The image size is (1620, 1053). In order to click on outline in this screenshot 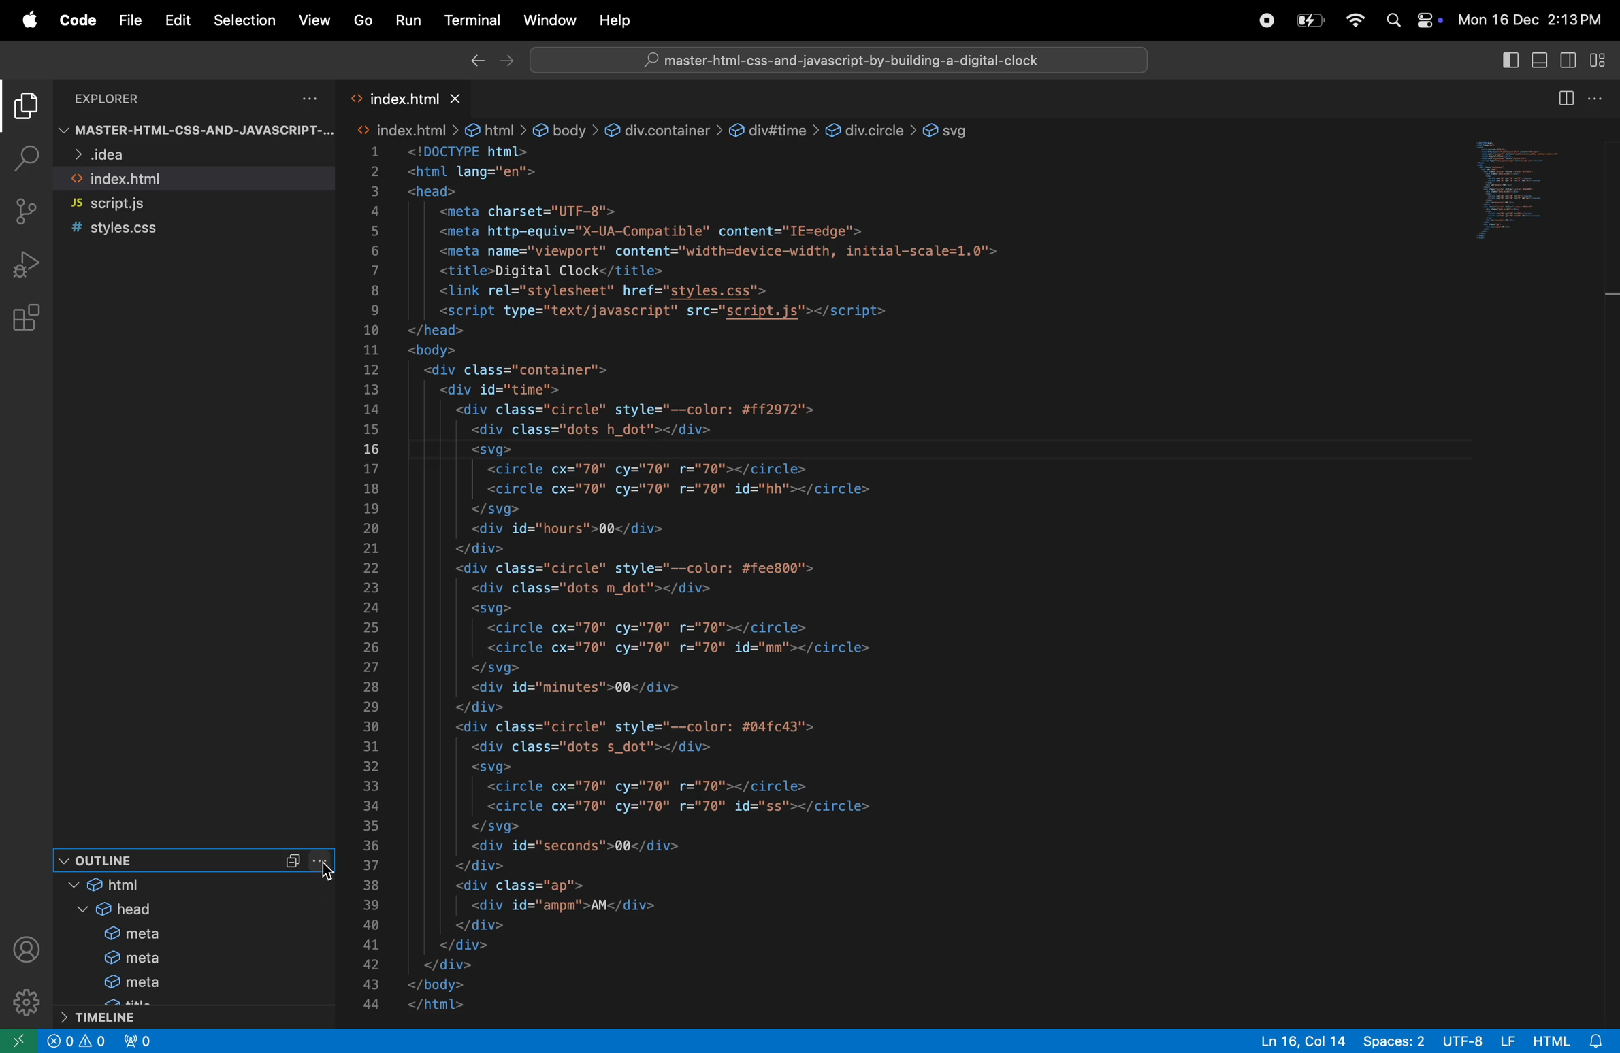, I will do `click(192, 860)`.